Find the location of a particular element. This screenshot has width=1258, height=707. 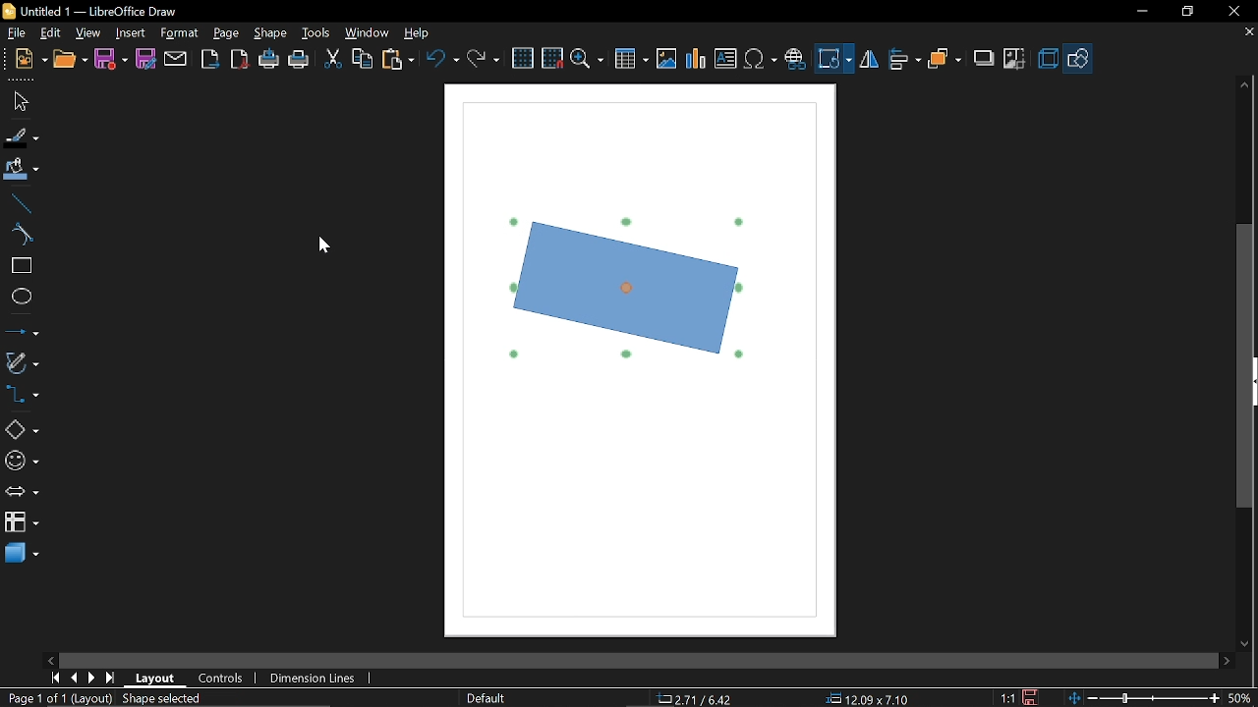

View is located at coordinates (89, 32).